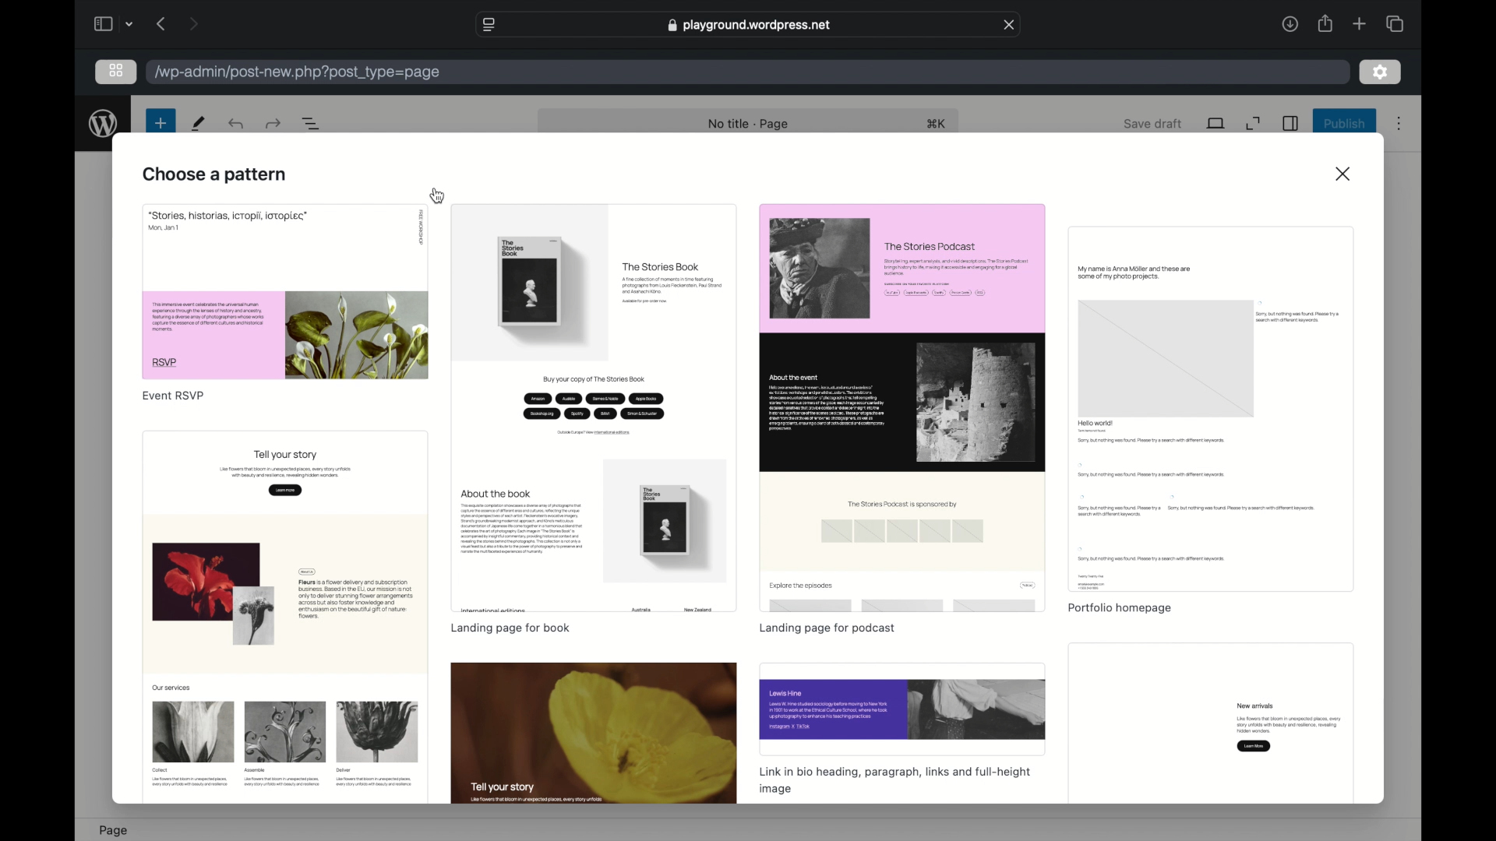  I want to click on landing page for book, so click(511, 628).